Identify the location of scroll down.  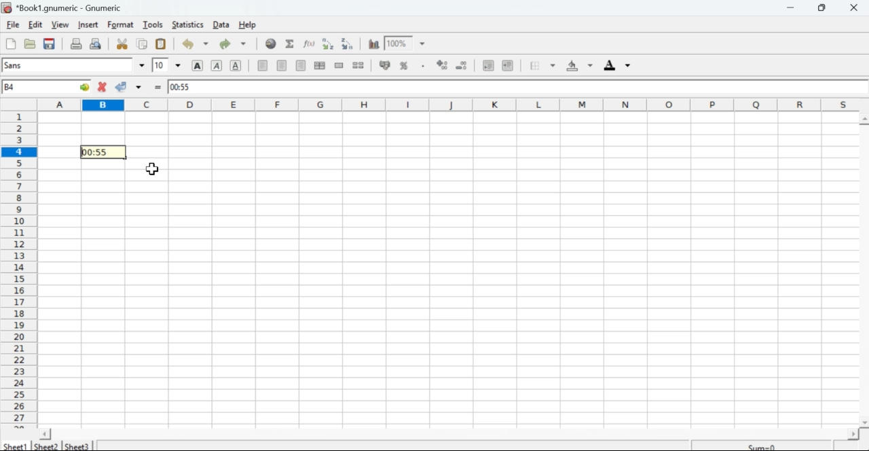
(864, 423).